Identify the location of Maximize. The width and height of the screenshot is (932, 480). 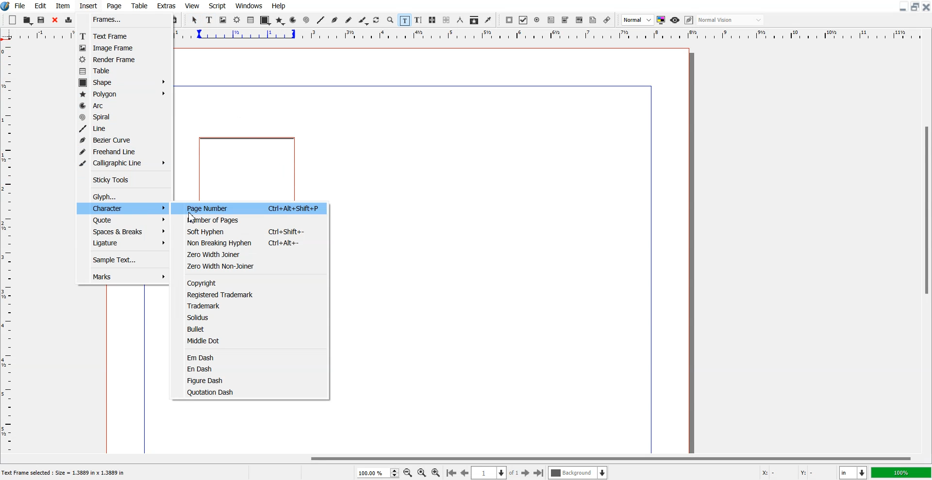
(915, 6).